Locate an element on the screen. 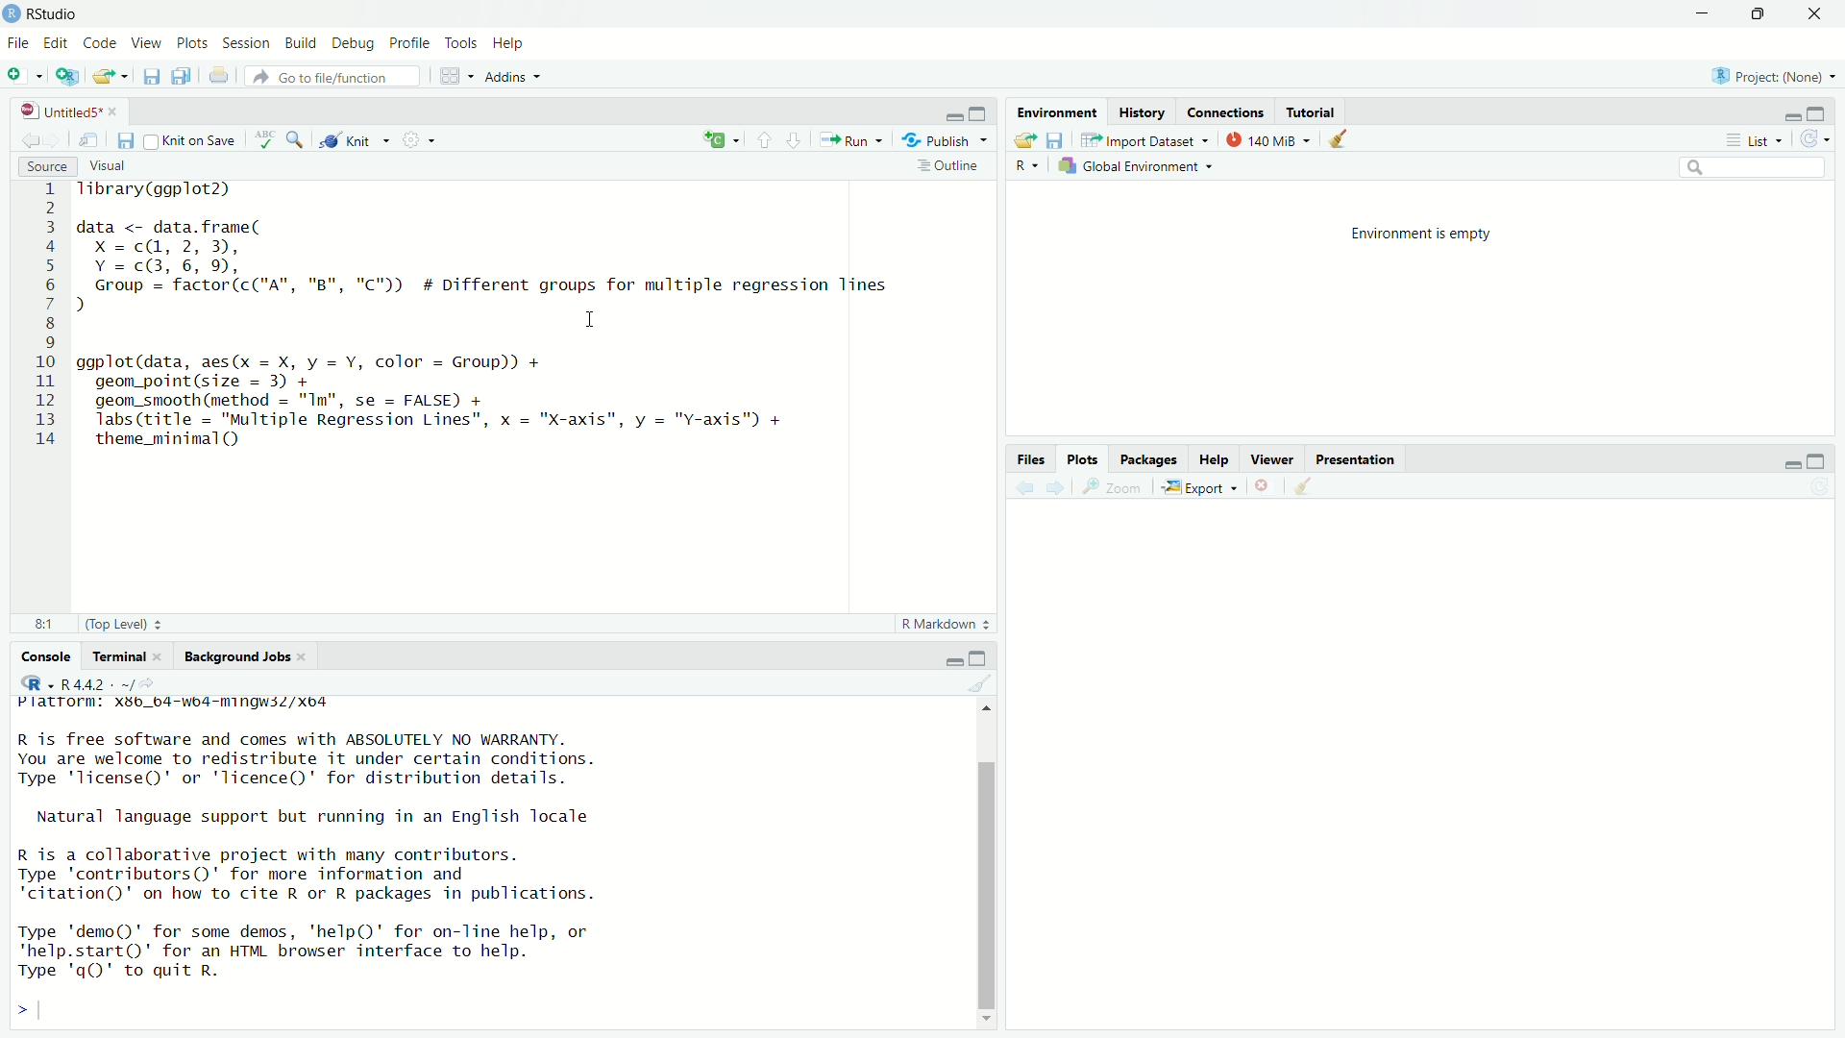 The width and height of the screenshot is (1845, 1038). Environment is located at coordinates (1058, 112).